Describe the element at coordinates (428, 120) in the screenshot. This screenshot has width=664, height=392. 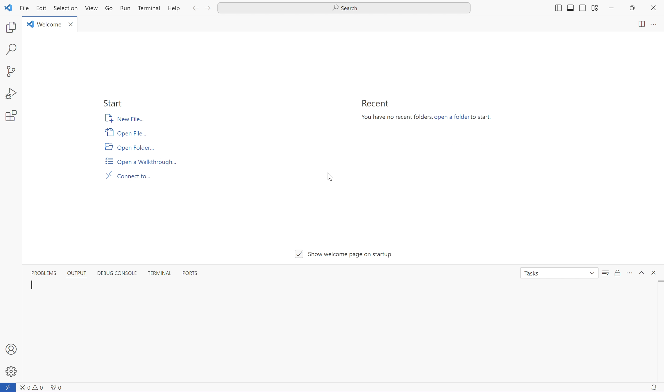
I see `You have no recent folder, open a folder to start` at that location.